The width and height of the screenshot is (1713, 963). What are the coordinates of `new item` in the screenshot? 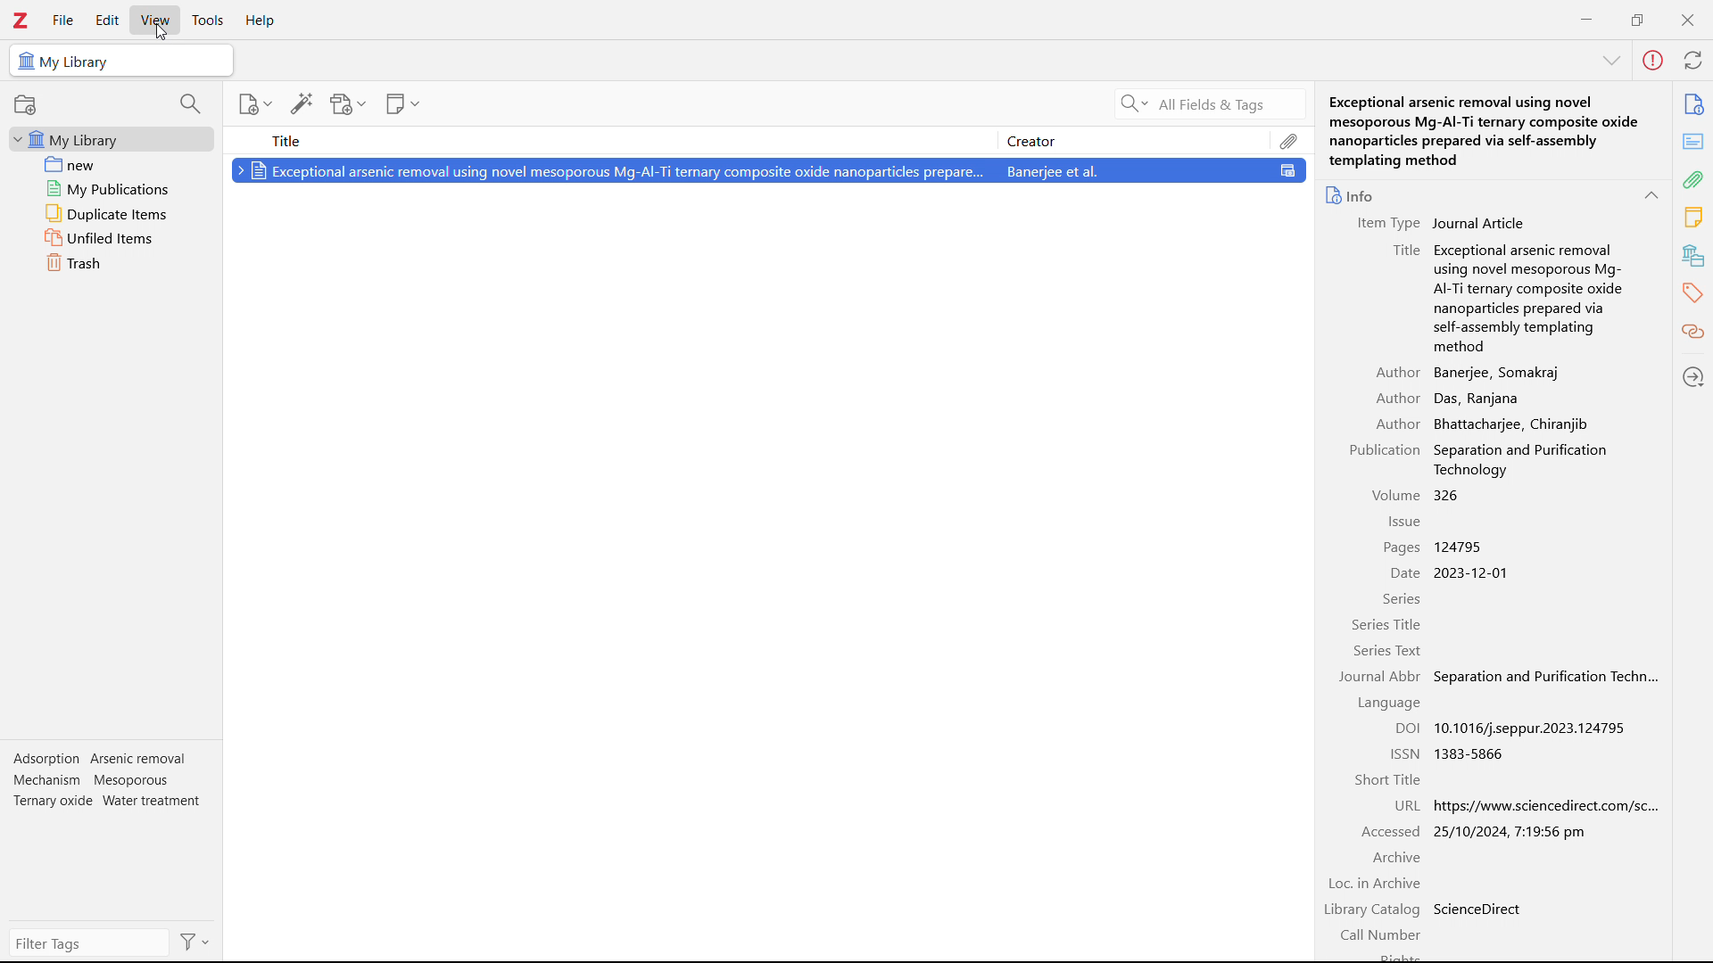 It's located at (253, 103).